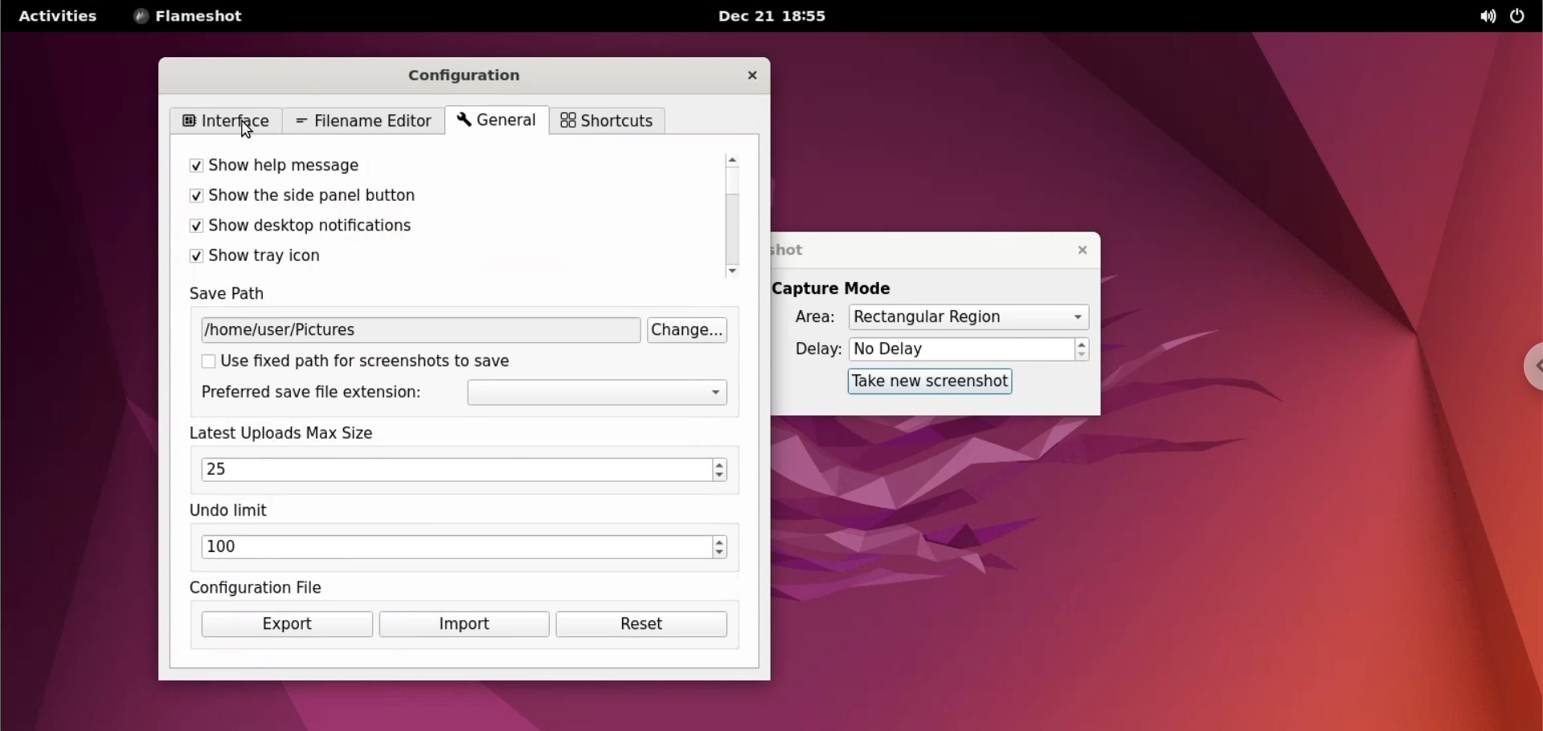 This screenshot has height=731, width=1543. Describe the element at coordinates (370, 365) in the screenshot. I see `use fixed path for screenshot to save` at that location.